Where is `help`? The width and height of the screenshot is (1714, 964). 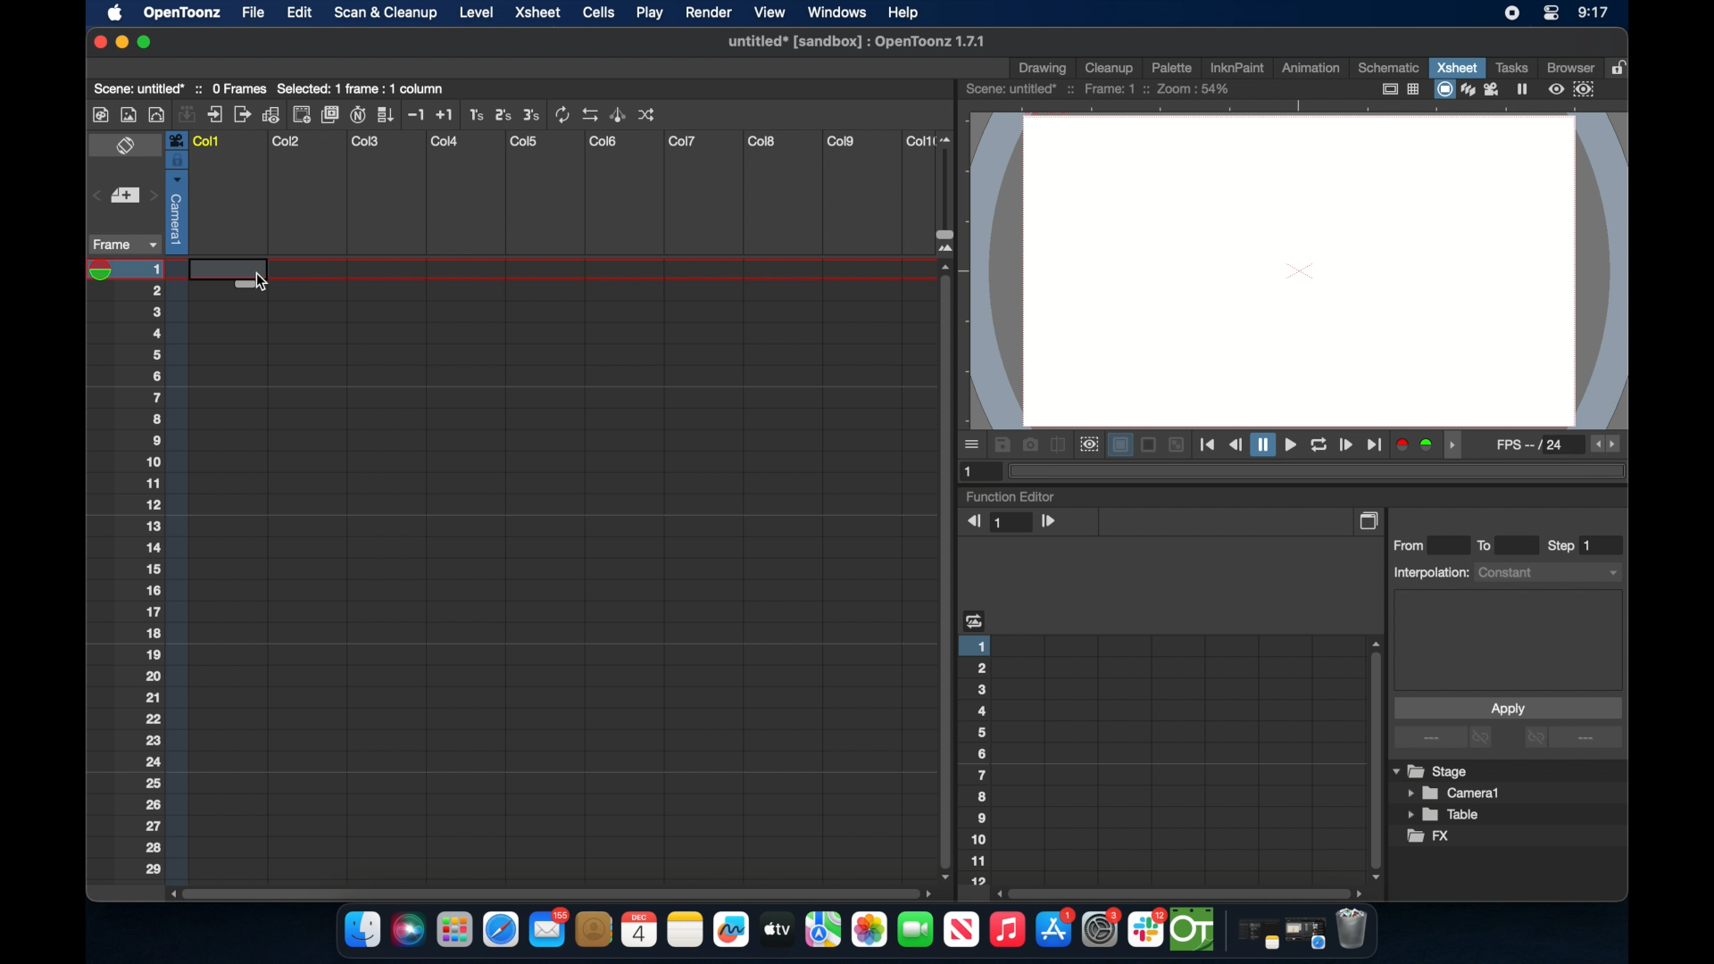
help is located at coordinates (901, 11).